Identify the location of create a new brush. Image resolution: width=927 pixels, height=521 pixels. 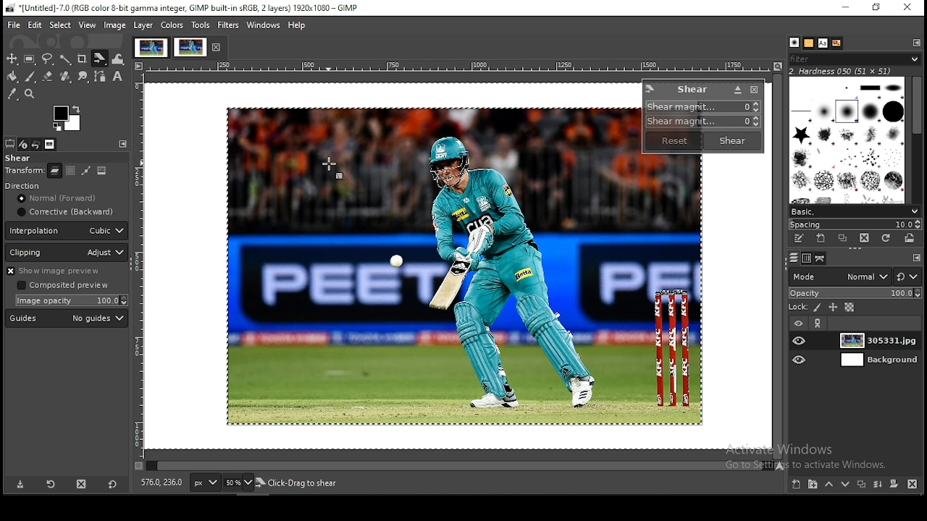
(820, 238).